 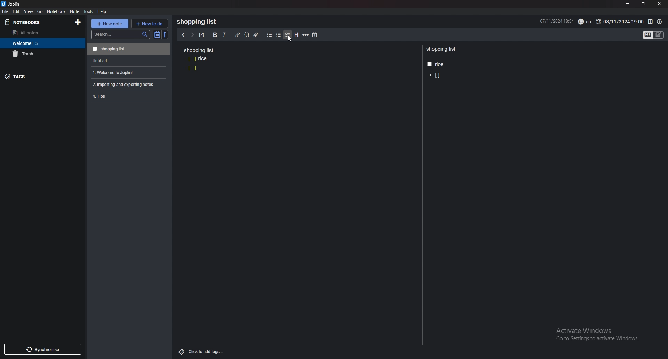 What do you see at coordinates (166, 34) in the screenshot?
I see `reverse sort order` at bounding box center [166, 34].